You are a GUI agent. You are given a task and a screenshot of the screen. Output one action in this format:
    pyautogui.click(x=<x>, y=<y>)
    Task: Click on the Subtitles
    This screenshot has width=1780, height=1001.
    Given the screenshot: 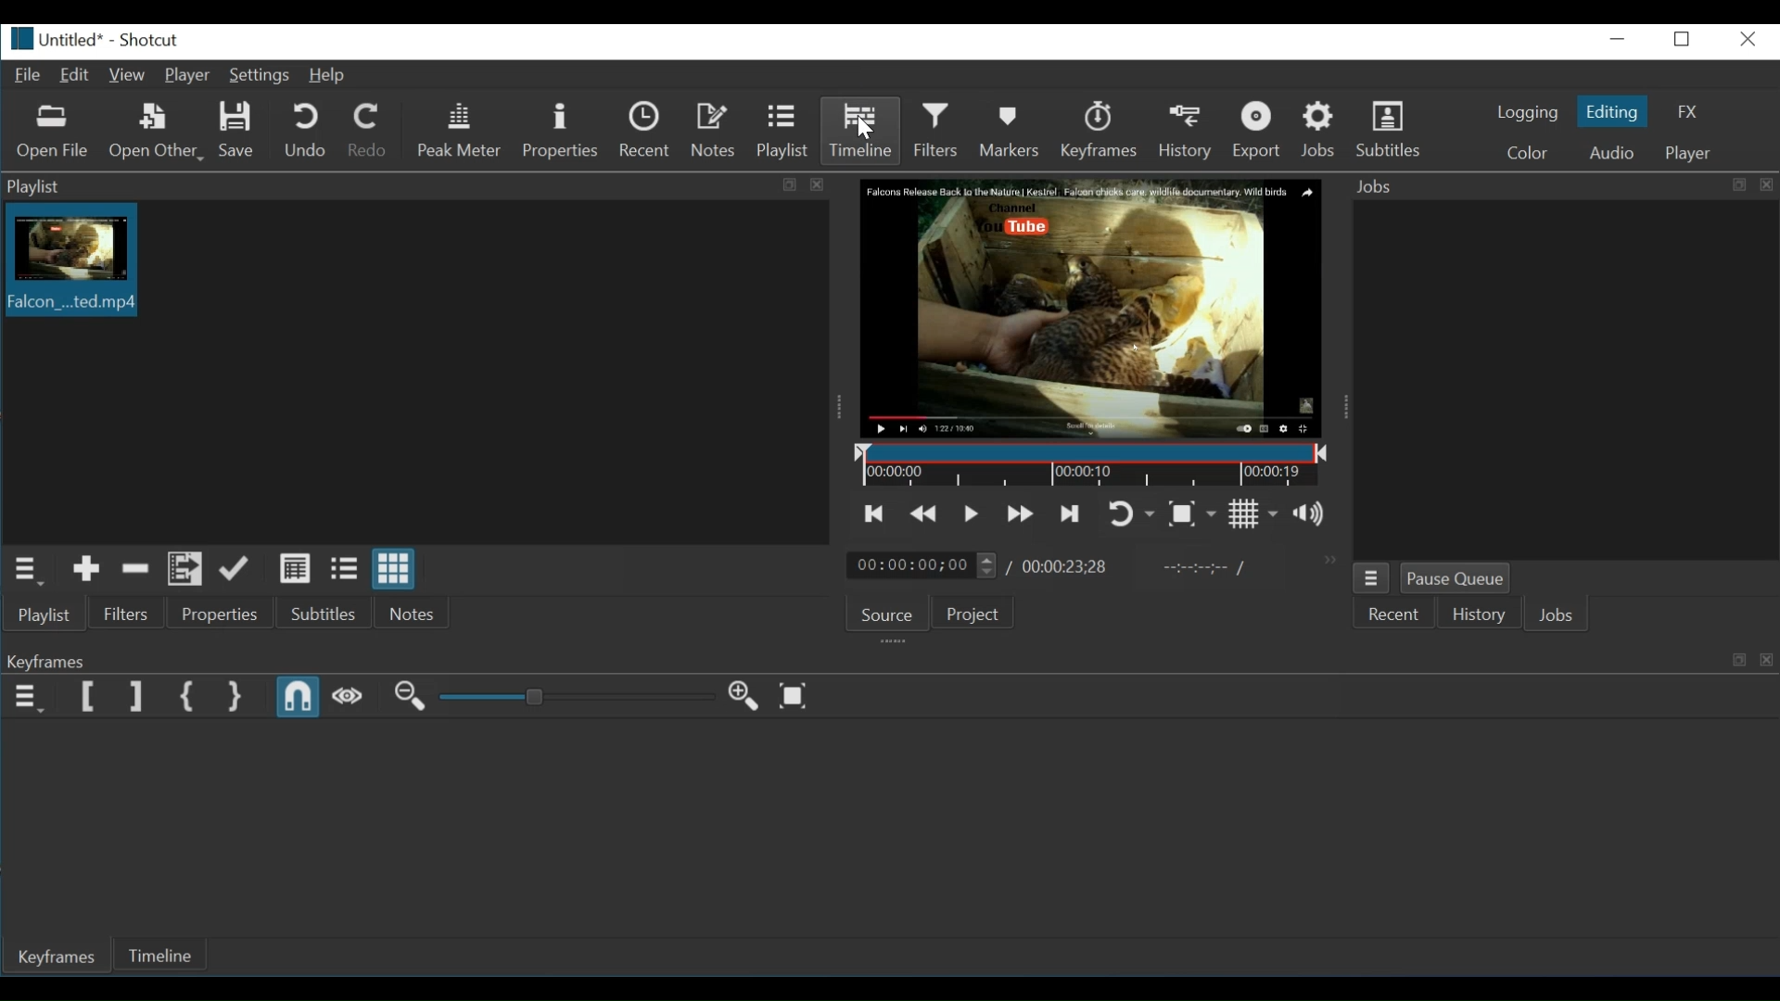 What is the action you would take?
    pyautogui.click(x=1393, y=127)
    